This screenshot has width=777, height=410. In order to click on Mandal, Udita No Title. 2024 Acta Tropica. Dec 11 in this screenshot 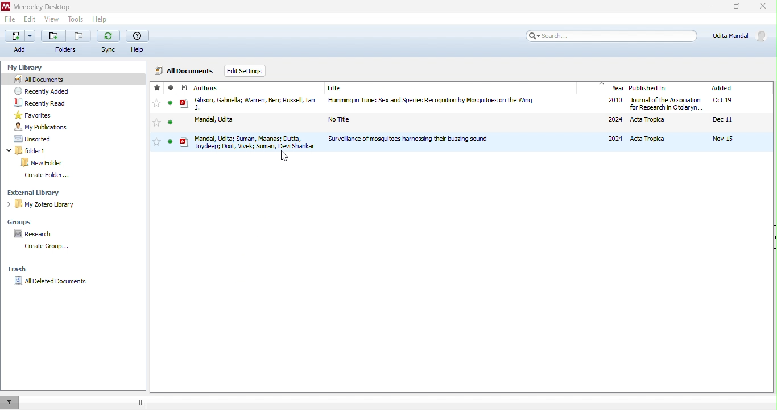, I will do `click(462, 120)`.